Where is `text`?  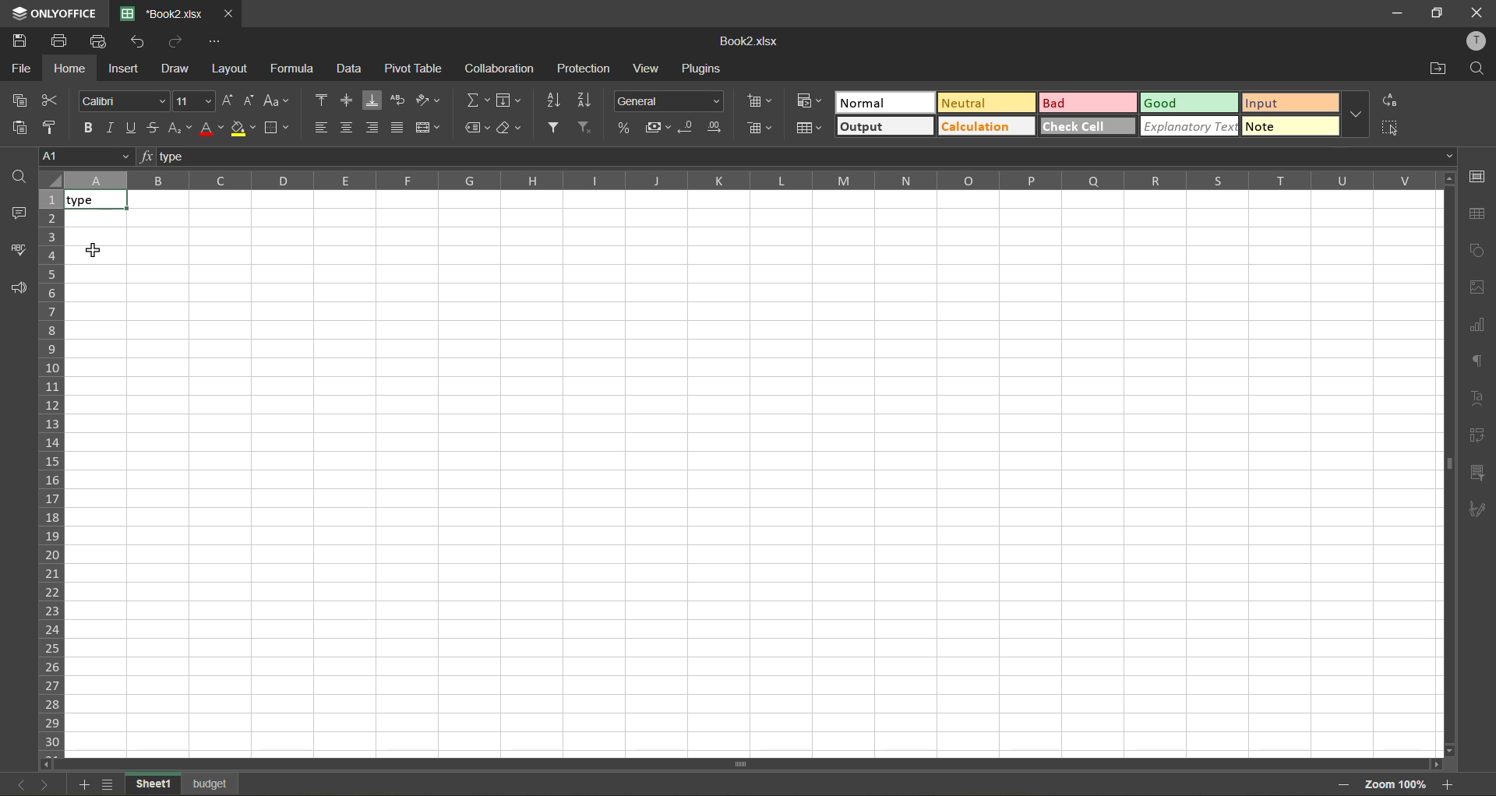 text is located at coordinates (1480, 396).